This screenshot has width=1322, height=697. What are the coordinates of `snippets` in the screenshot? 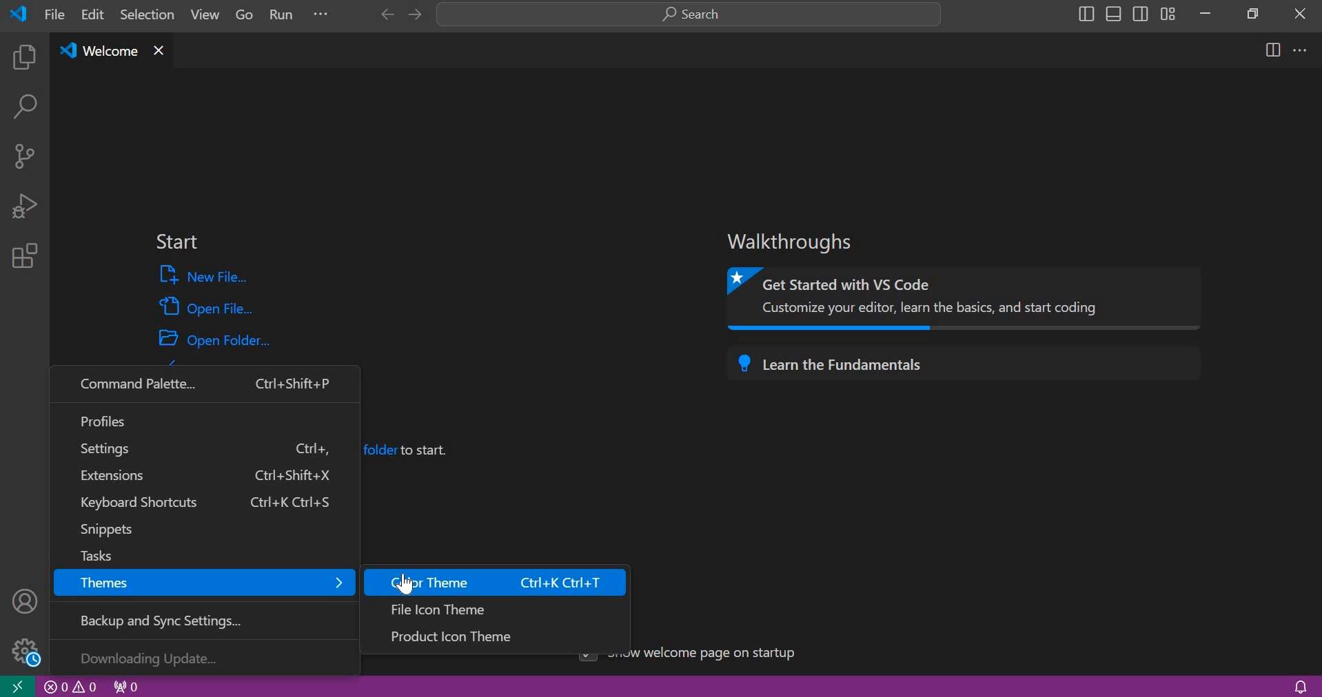 It's located at (201, 530).